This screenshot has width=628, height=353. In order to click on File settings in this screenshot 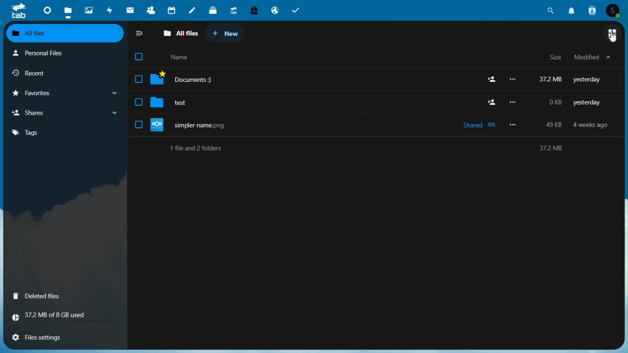, I will do `click(39, 337)`.